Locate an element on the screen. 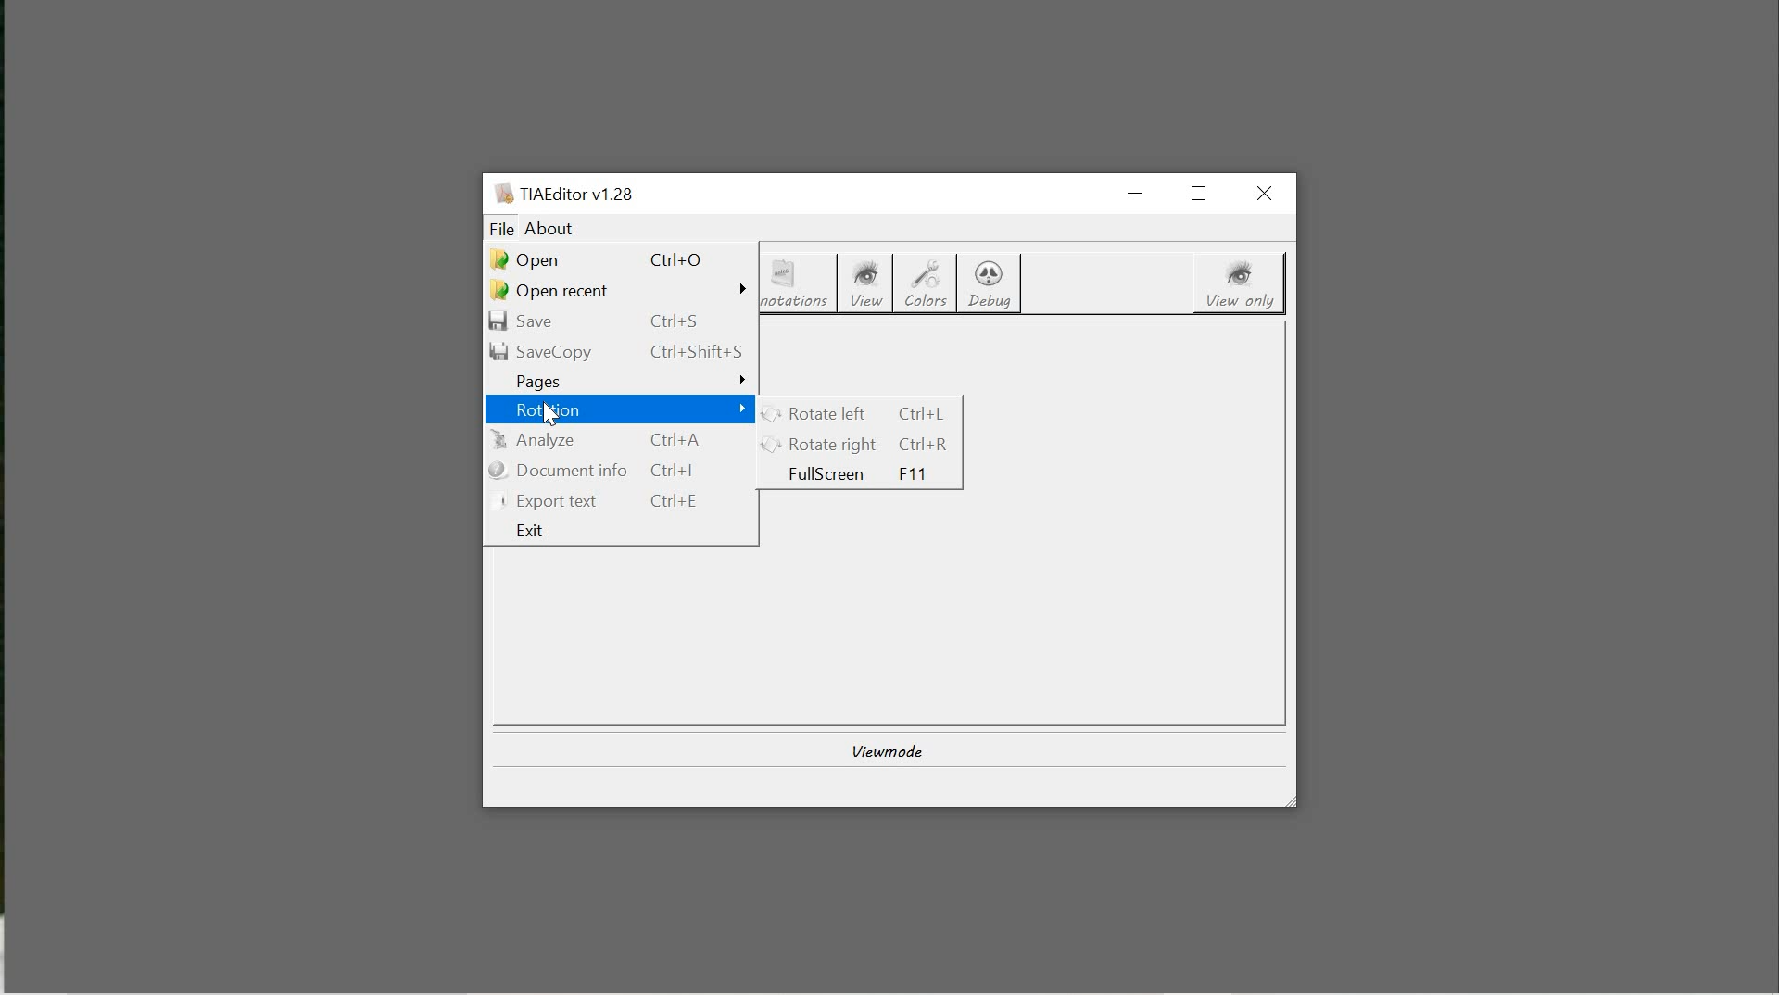 This screenshot has width=1779, height=995. savecopy is located at coordinates (619, 351).